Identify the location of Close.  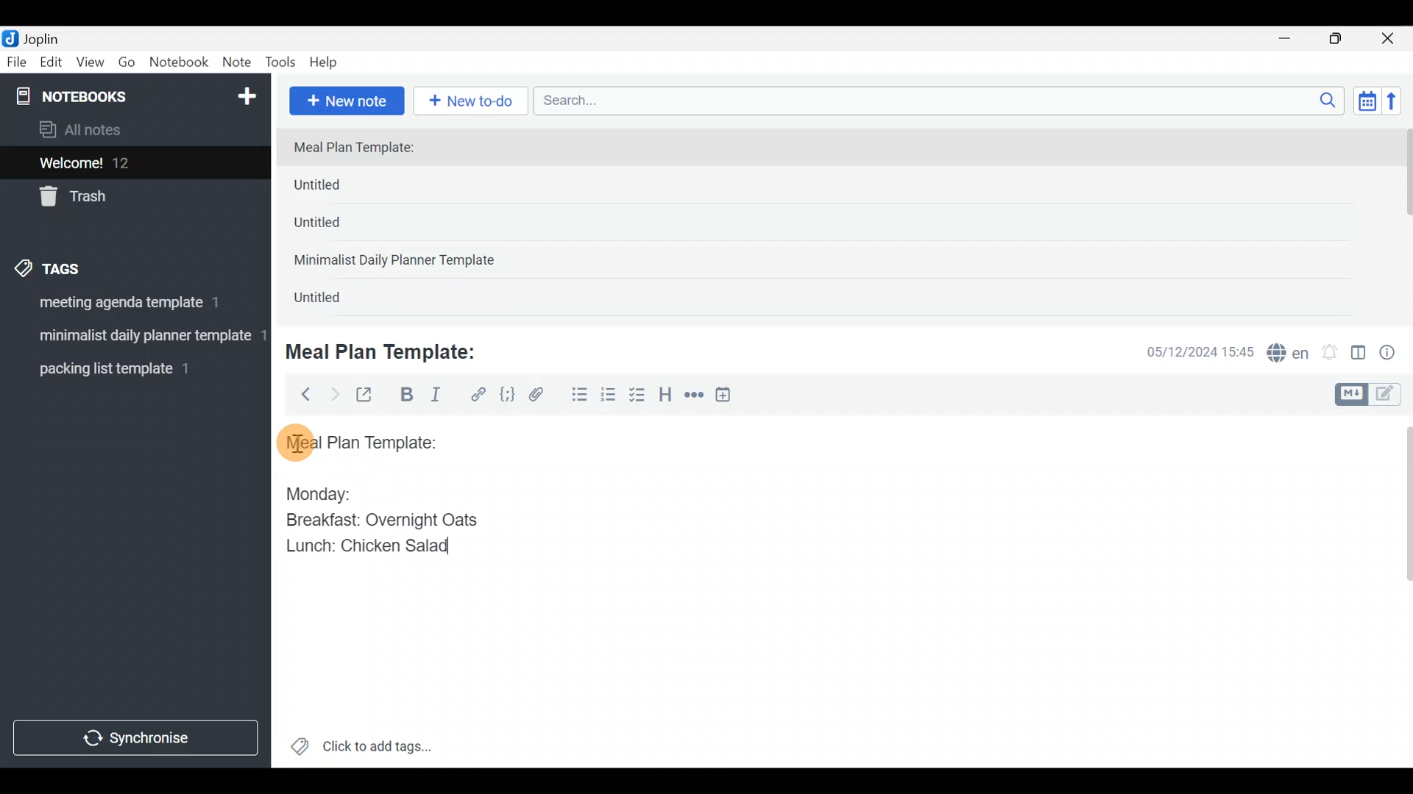
(1390, 40).